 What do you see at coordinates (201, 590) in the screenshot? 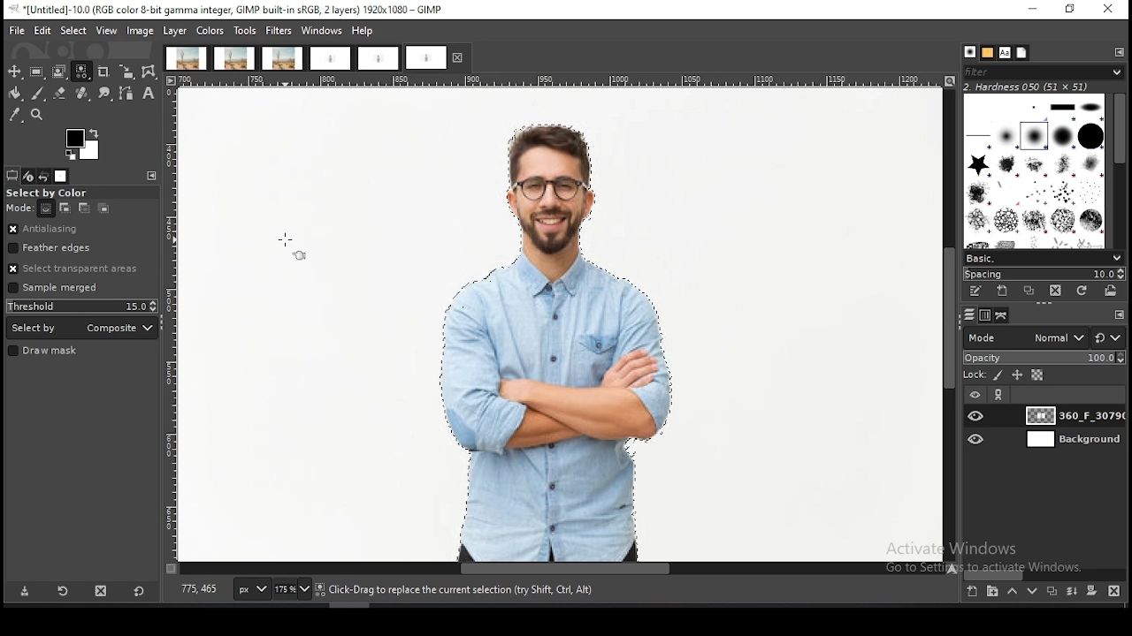
I see `775, 465` at bounding box center [201, 590].